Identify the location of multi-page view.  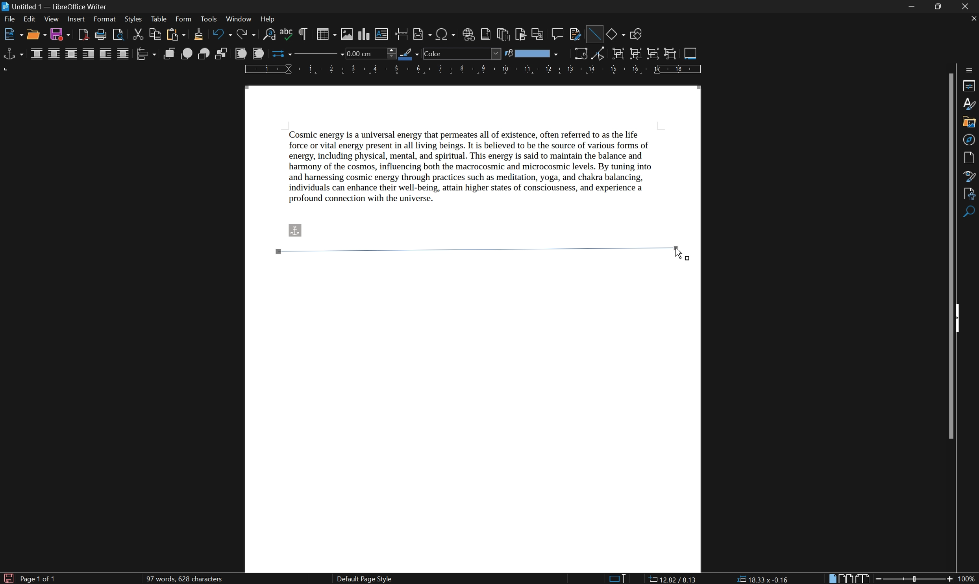
(847, 578).